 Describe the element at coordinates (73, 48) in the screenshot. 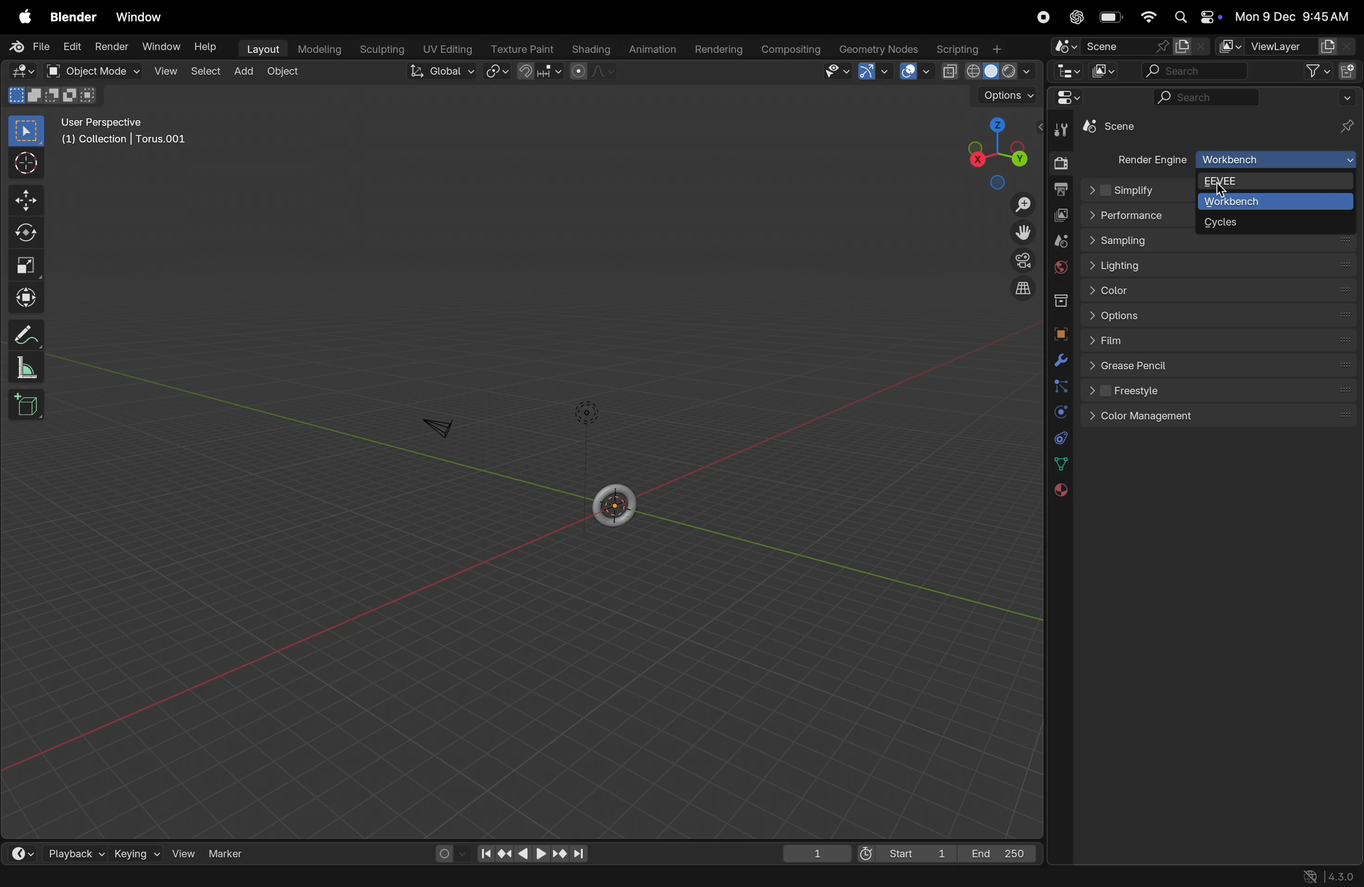

I see `edit` at that location.